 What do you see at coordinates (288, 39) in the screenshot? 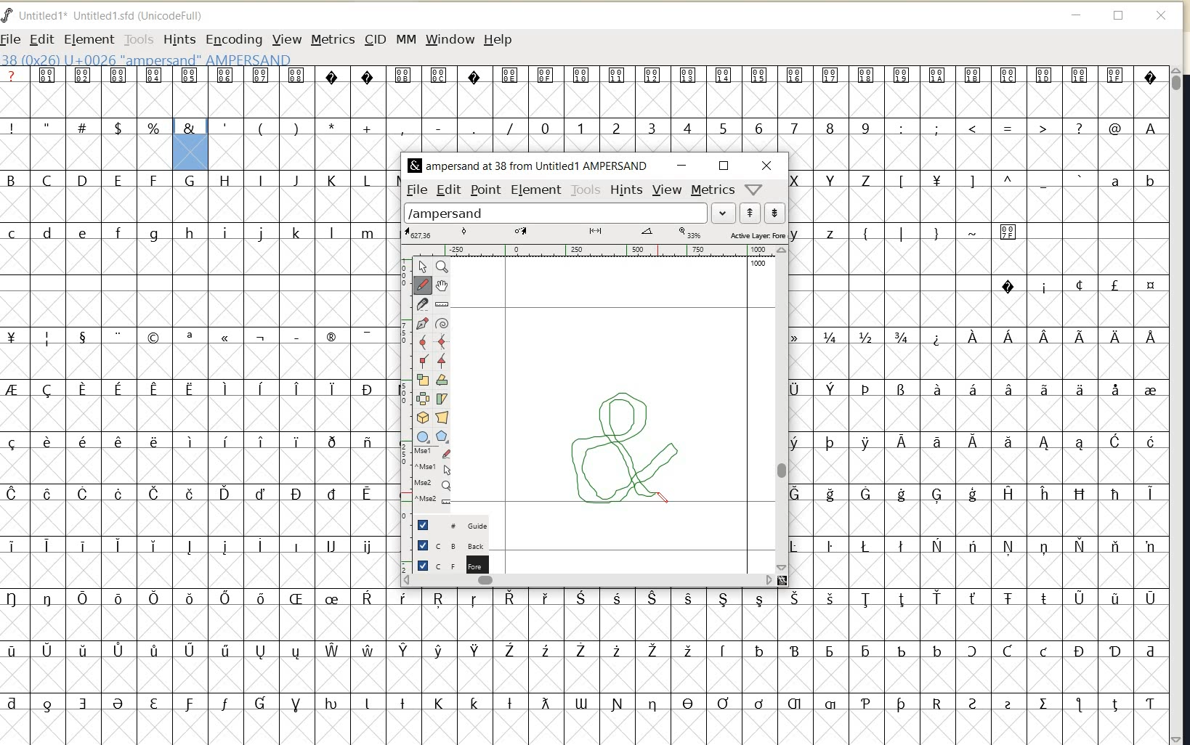
I see `VIEW` at bounding box center [288, 39].